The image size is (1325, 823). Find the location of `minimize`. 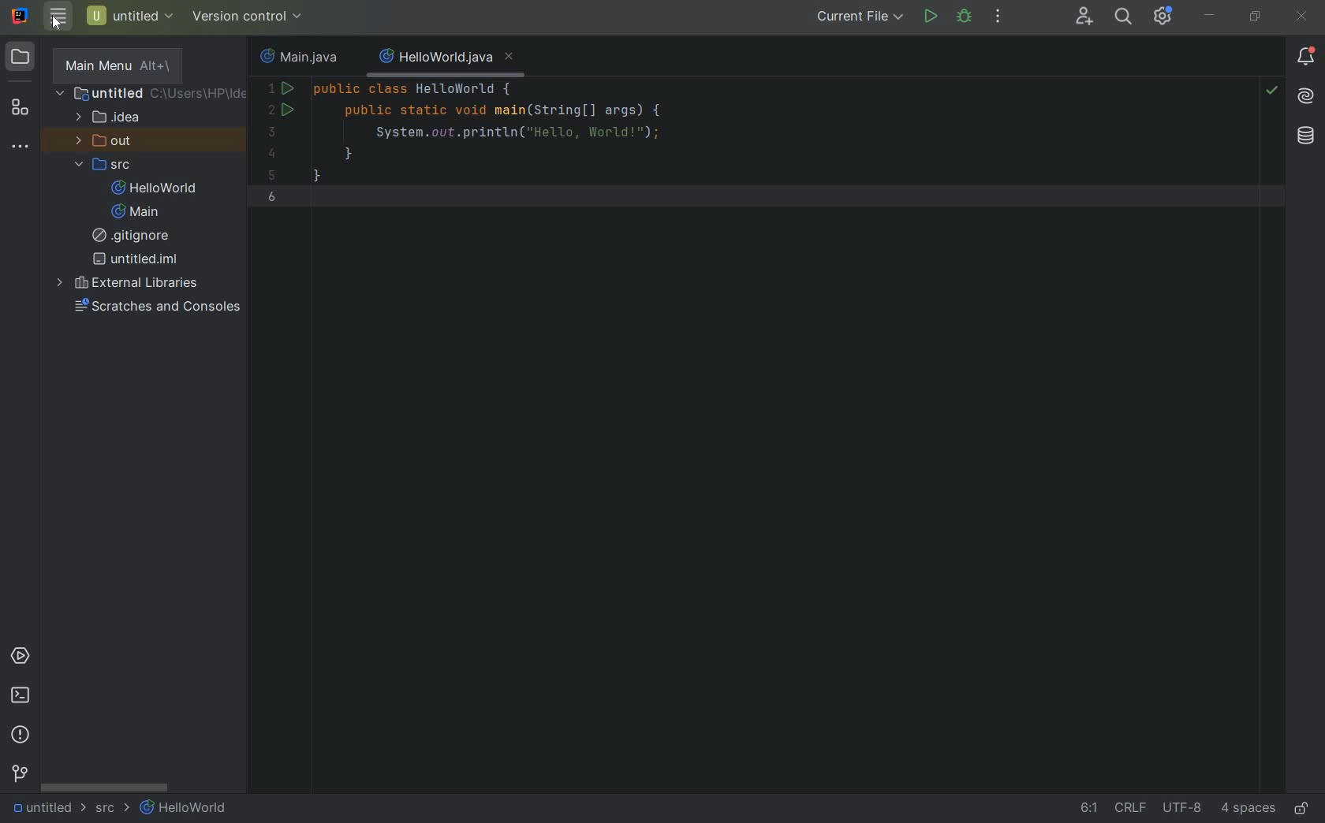

minimize is located at coordinates (1207, 15).